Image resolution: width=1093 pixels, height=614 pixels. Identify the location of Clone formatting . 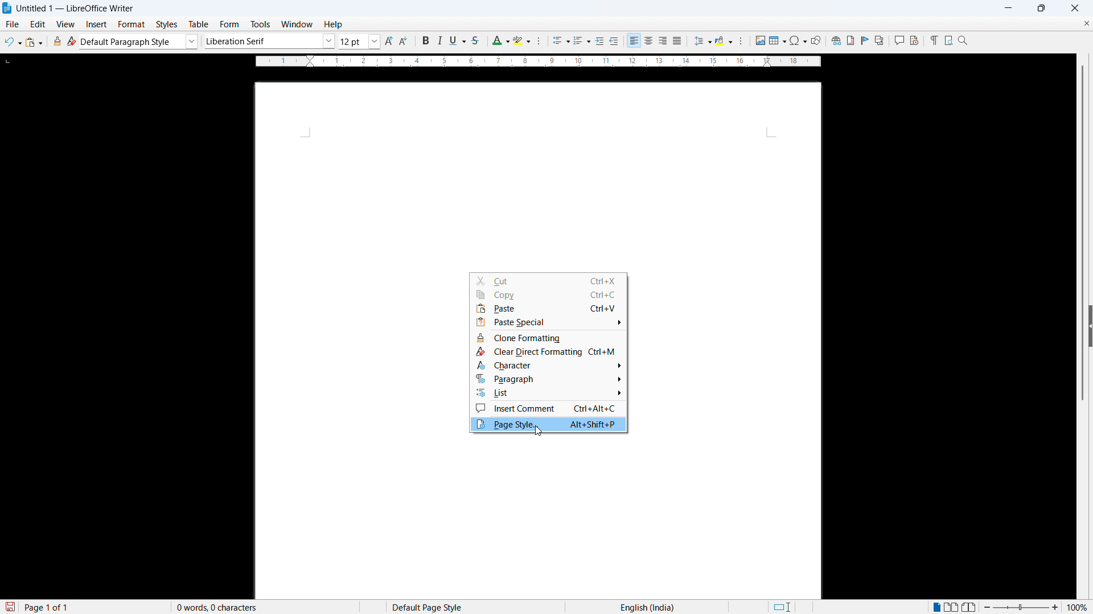
(58, 41).